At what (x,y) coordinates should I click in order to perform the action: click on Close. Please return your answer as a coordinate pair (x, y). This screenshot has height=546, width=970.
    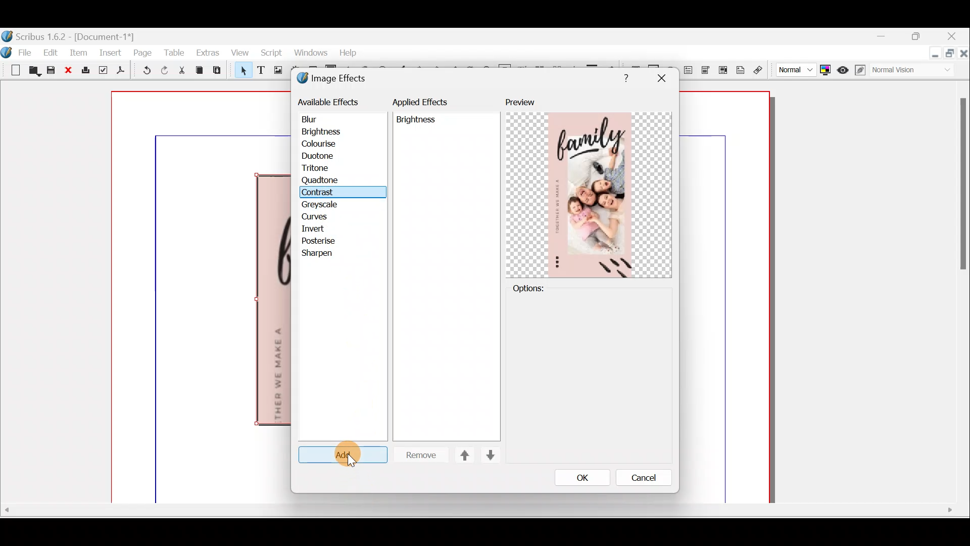
    Looking at the image, I should click on (953, 37).